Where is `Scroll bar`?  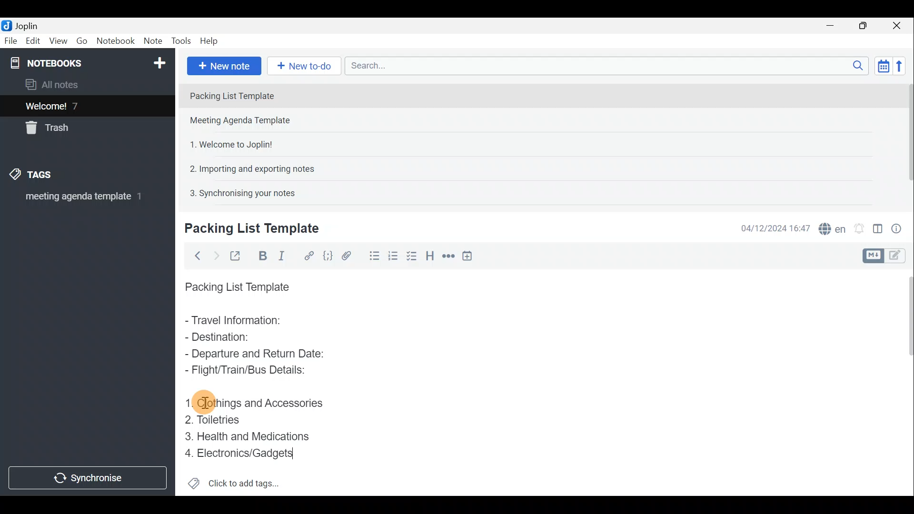
Scroll bar is located at coordinates (905, 139).